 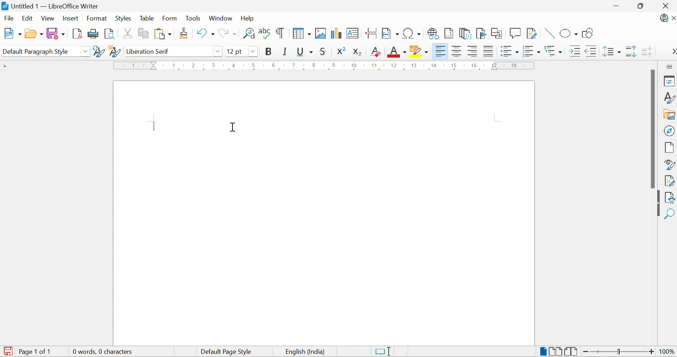 What do you see at coordinates (532, 51) in the screenshot?
I see `Toggle Ordered List` at bounding box center [532, 51].